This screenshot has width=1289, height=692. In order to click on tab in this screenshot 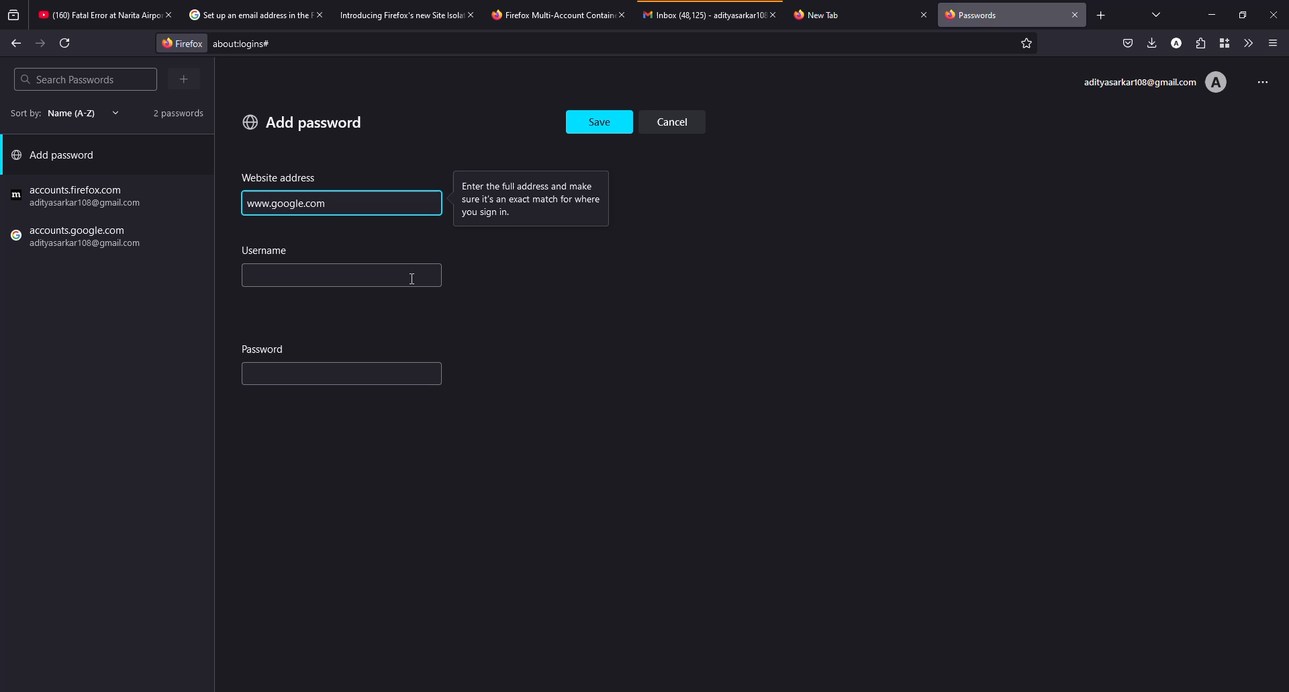, I will do `click(246, 15)`.